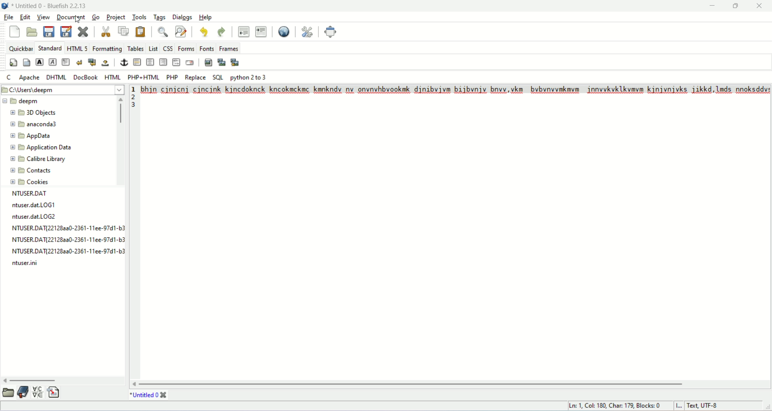 The height and width of the screenshot is (411, 772). Describe the element at coordinates (44, 17) in the screenshot. I see `view` at that location.